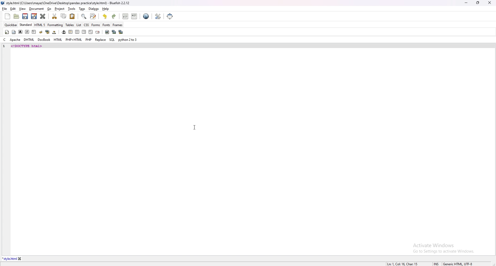  I want to click on redo, so click(114, 16).